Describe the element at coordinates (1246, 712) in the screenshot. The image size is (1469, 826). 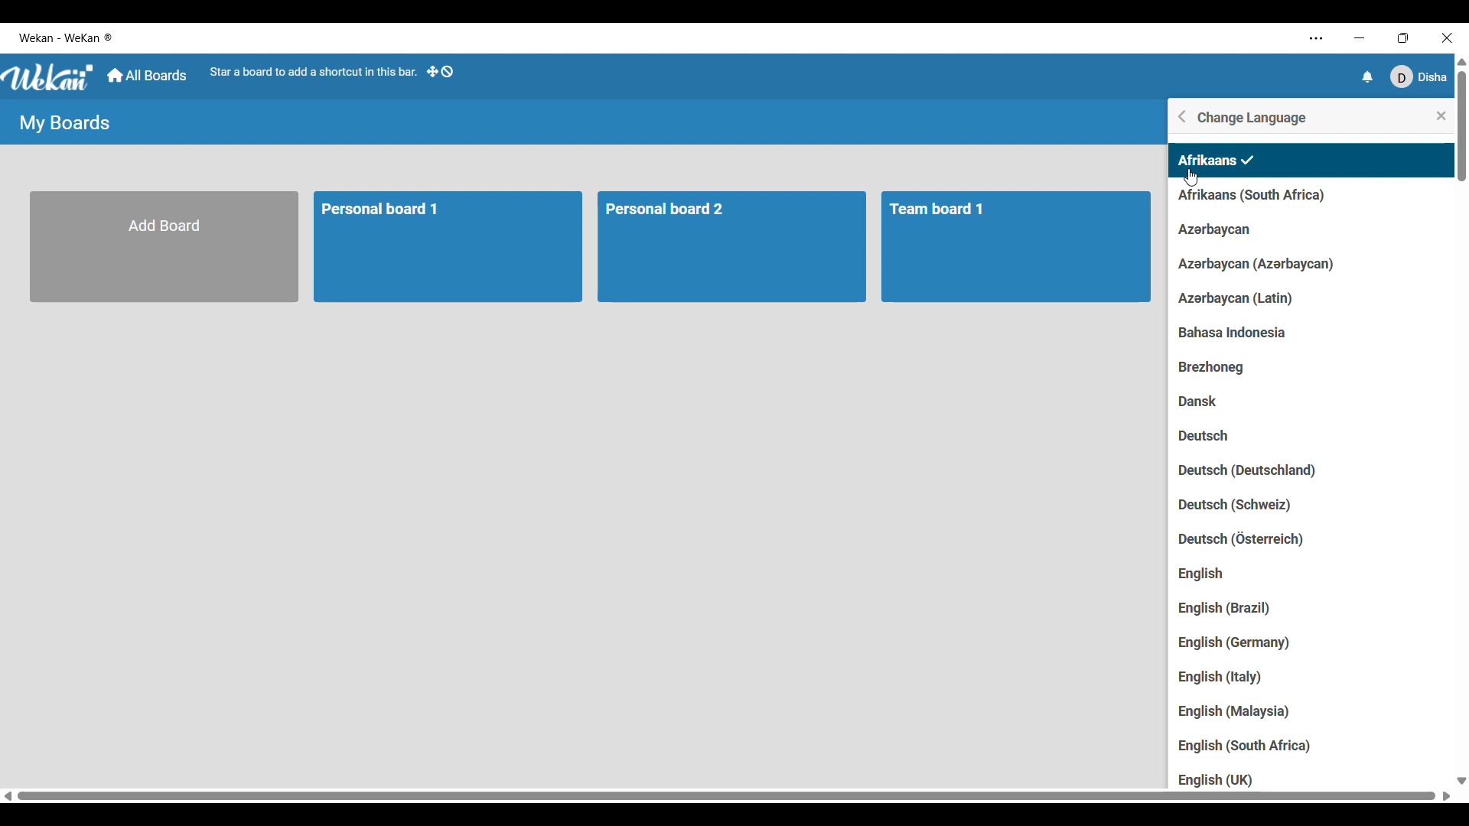
I see `English (Malaysia)` at that location.